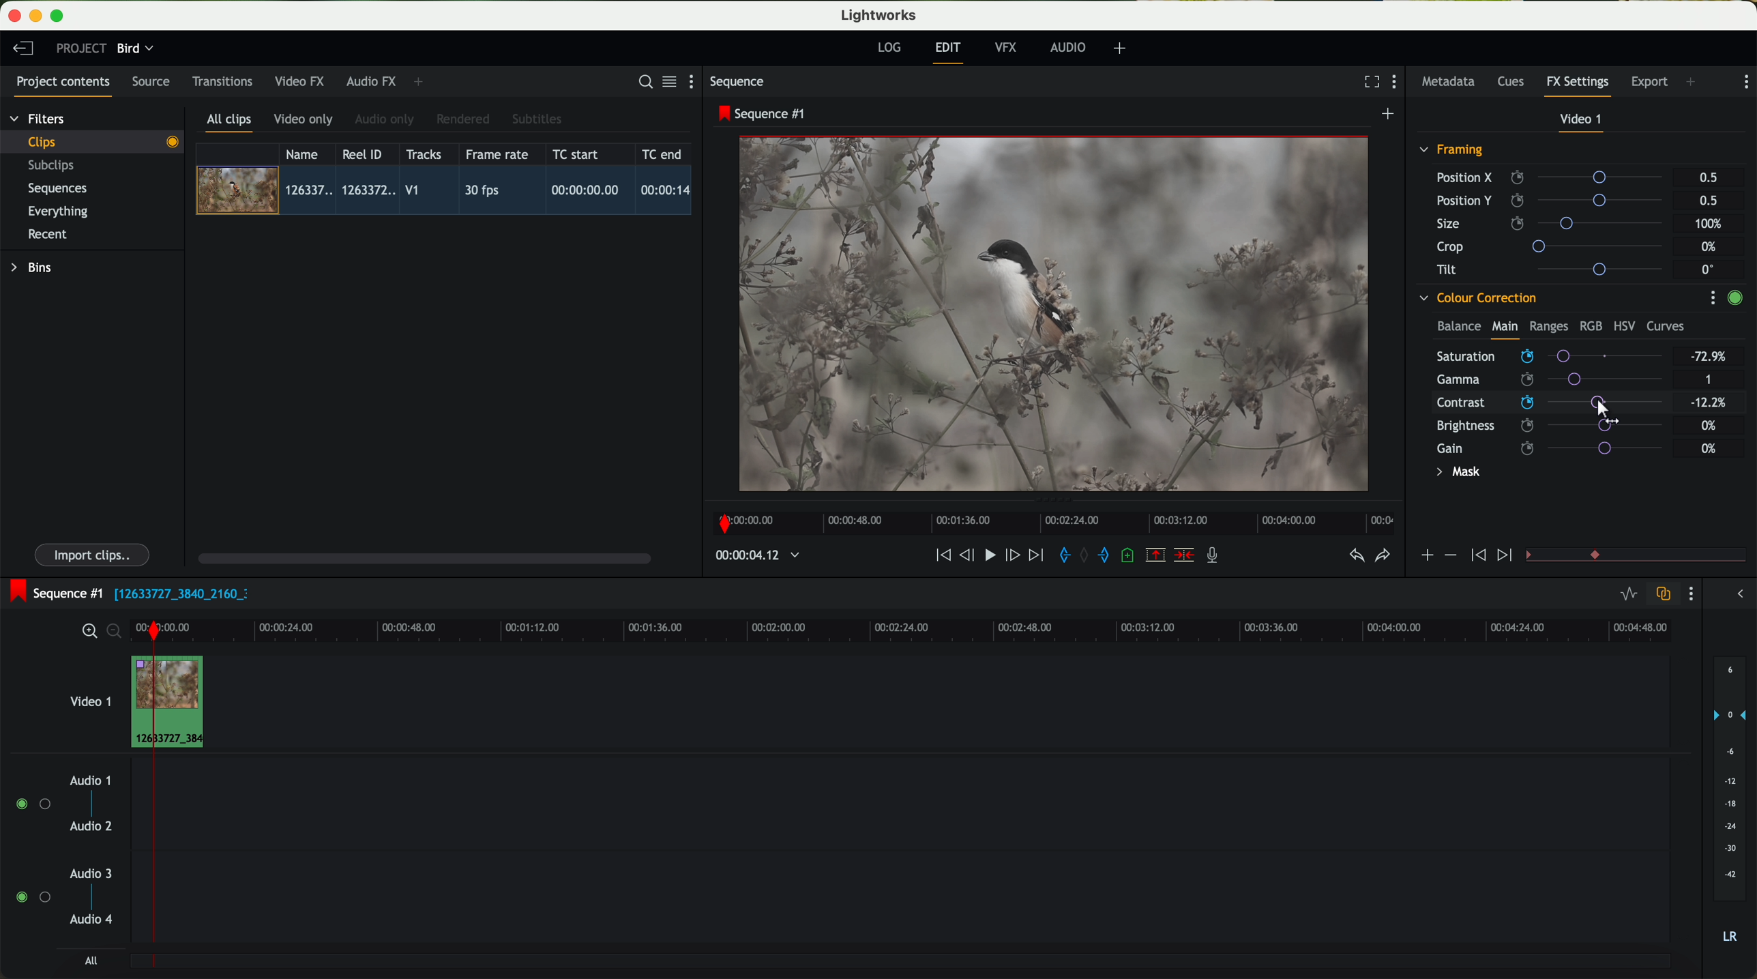 The height and width of the screenshot is (979, 1757). What do you see at coordinates (55, 166) in the screenshot?
I see `subclips` at bounding box center [55, 166].